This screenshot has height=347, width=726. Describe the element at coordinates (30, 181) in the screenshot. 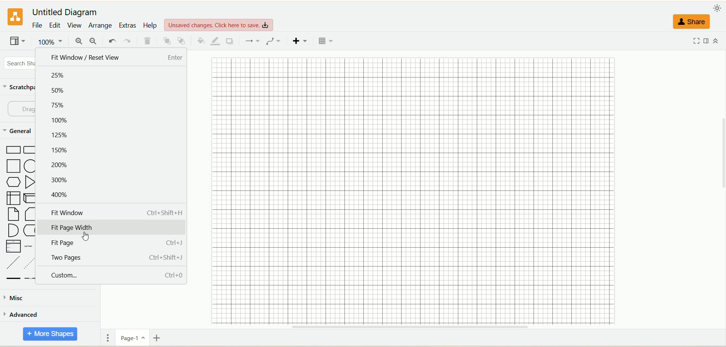

I see `triangle` at that location.